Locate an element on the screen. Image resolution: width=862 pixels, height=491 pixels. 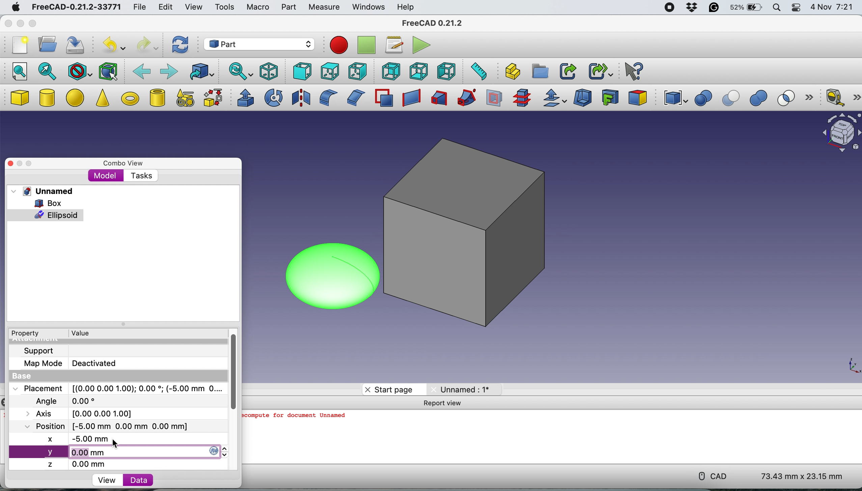
cone is located at coordinates (102, 99).